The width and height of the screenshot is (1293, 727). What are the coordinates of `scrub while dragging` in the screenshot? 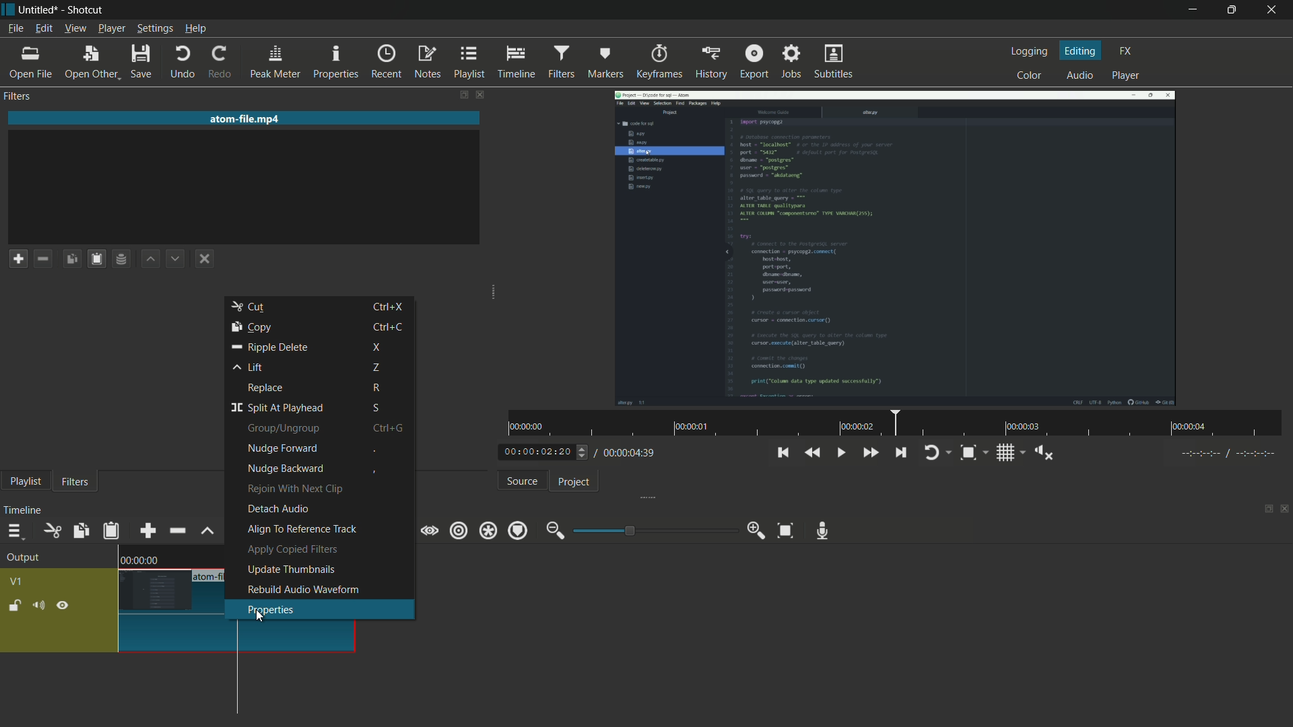 It's located at (429, 532).